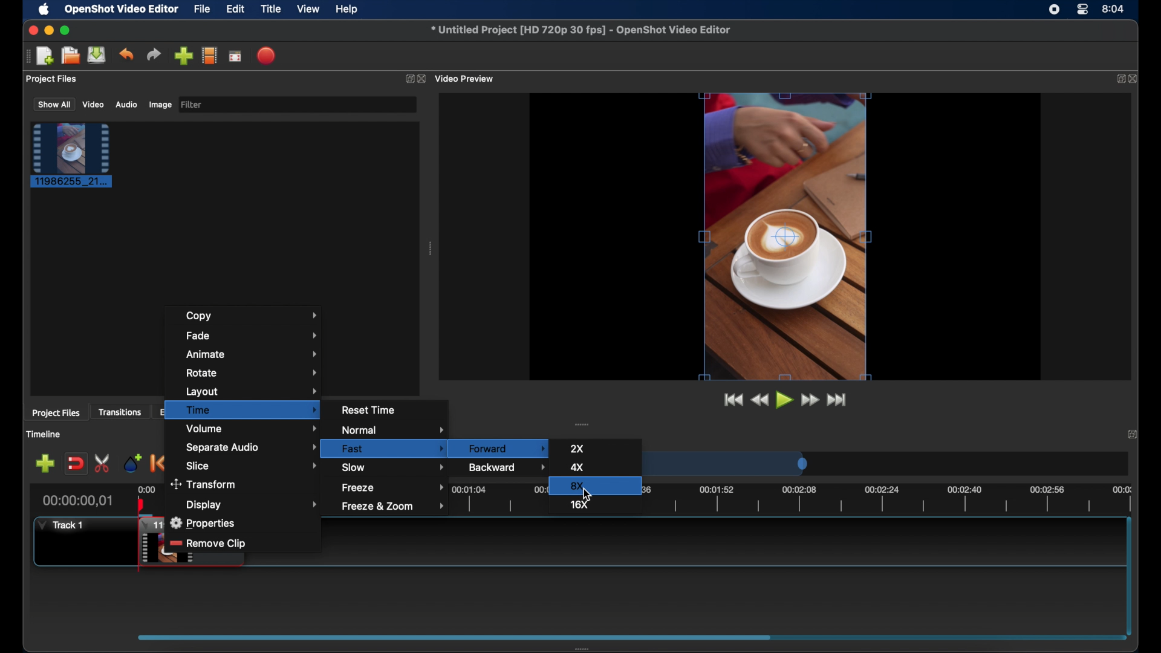  What do you see at coordinates (580, 28) in the screenshot?
I see `file name` at bounding box center [580, 28].